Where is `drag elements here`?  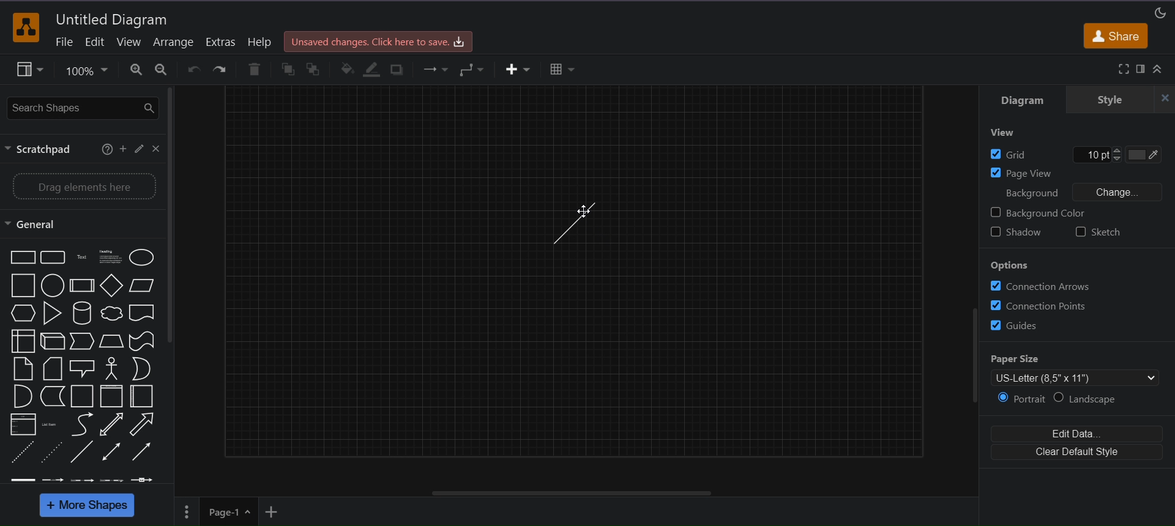
drag elements here is located at coordinates (83, 187).